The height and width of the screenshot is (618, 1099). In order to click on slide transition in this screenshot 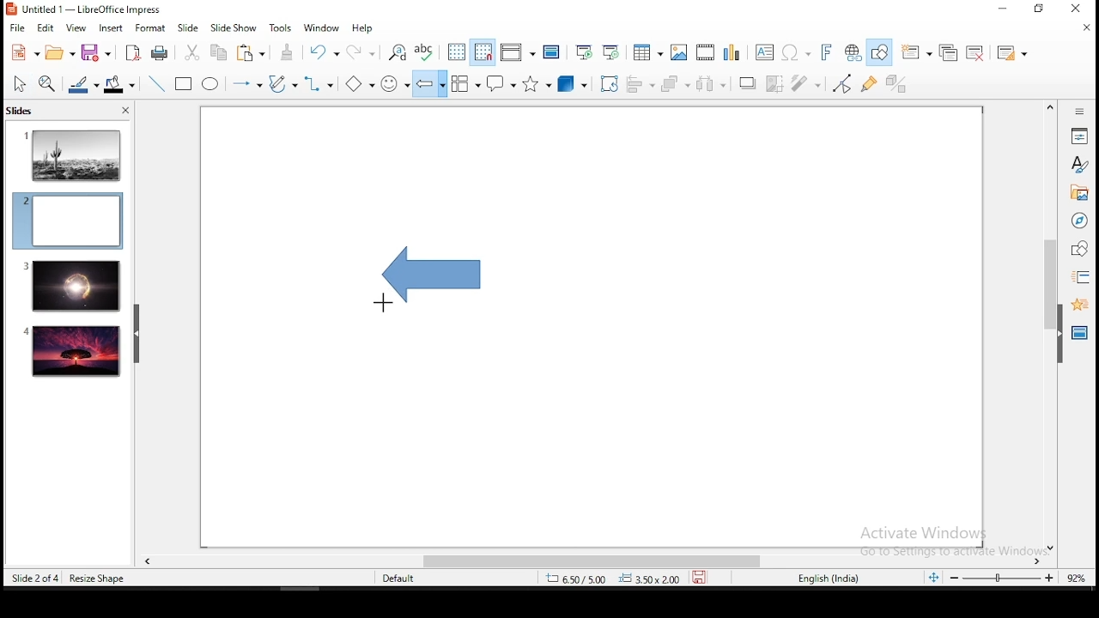, I will do `click(1080, 278)`.